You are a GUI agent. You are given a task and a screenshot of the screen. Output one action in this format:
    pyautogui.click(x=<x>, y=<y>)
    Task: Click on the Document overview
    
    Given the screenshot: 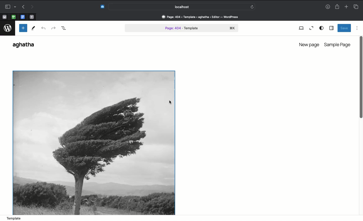 What is the action you would take?
    pyautogui.click(x=64, y=29)
    